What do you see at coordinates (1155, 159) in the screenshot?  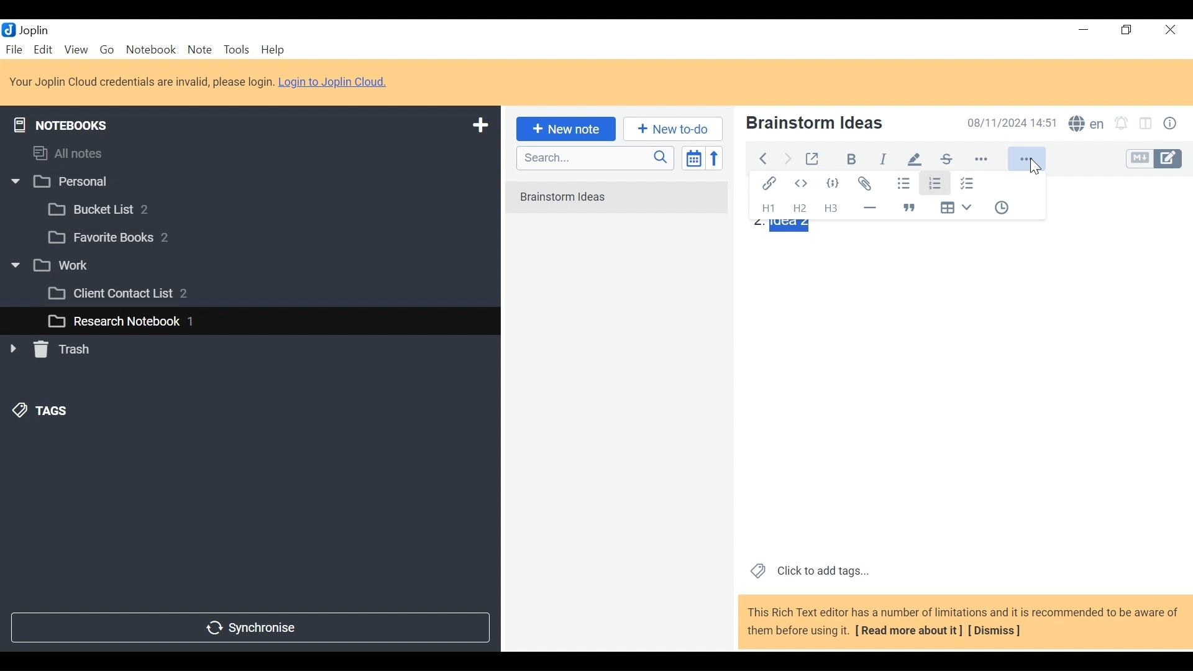 I see `Toggle Editor` at bounding box center [1155, 159].